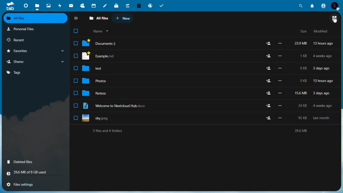 The image size is (343, 193). What do you see at coordinates (76, 43) in the screenshot?
I see `check box` at bounding box center [76, 43].